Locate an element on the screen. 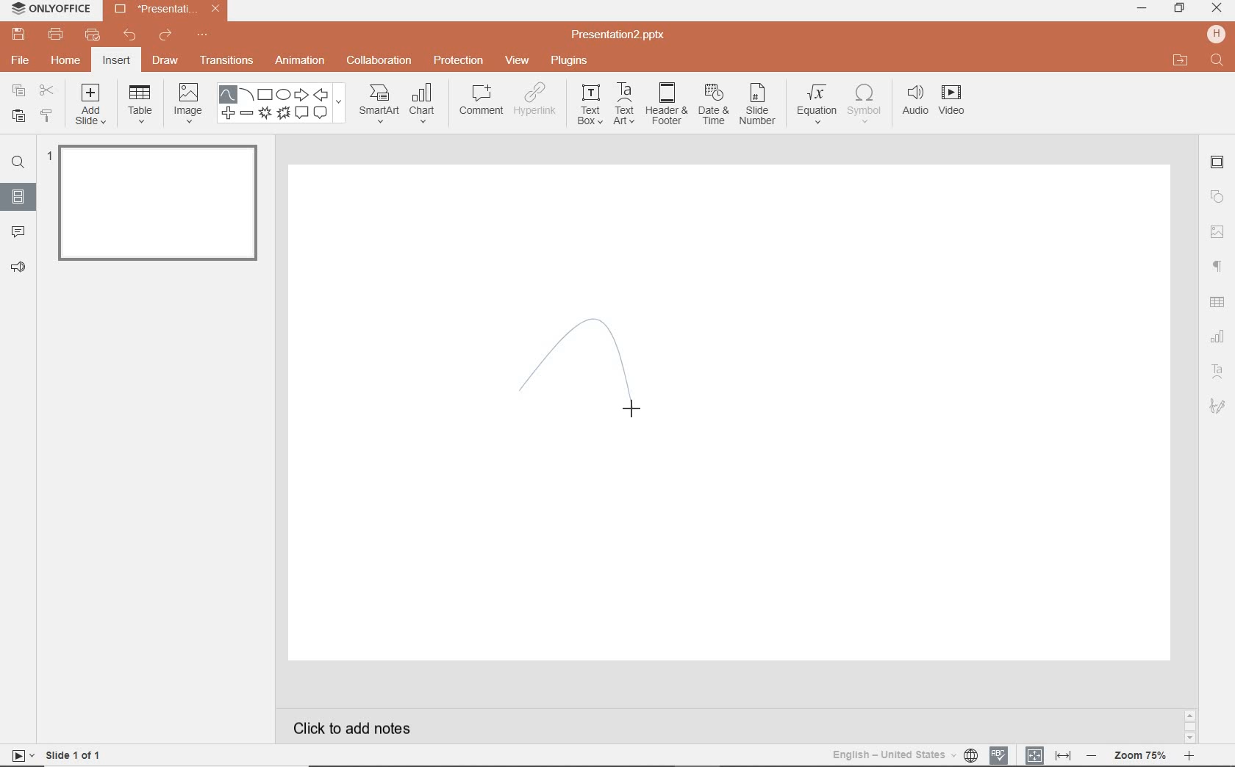 This screenshot has height=767, width=1235. DRAW is located at coordinates (166, 62).